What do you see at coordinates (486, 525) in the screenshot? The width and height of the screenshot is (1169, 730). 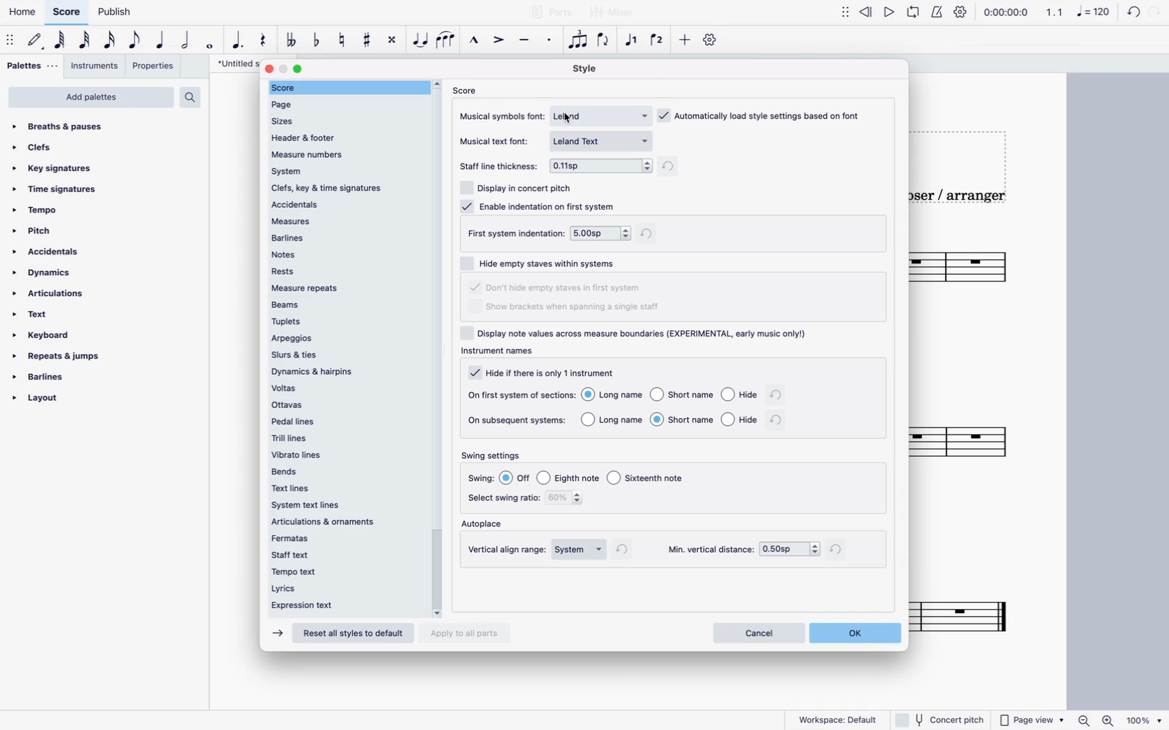 I see `autoplace` at bounding box center [486, 525].